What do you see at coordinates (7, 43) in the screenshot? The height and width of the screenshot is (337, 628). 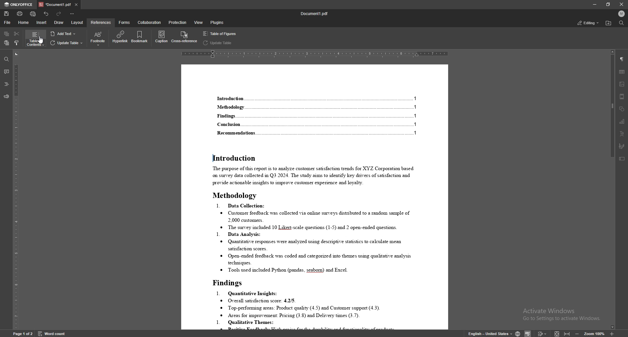 I see `paste` at bounding box center [7, 43].